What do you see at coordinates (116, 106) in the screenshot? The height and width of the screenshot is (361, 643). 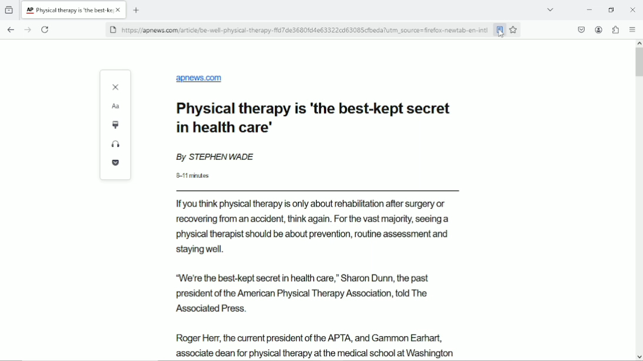 I see `text and layout` at bounding box center [116, 106].